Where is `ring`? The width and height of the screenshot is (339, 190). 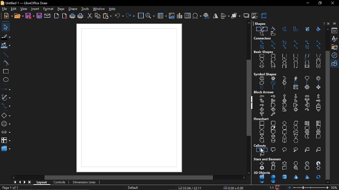
ring is located at coordinates (318, 68).